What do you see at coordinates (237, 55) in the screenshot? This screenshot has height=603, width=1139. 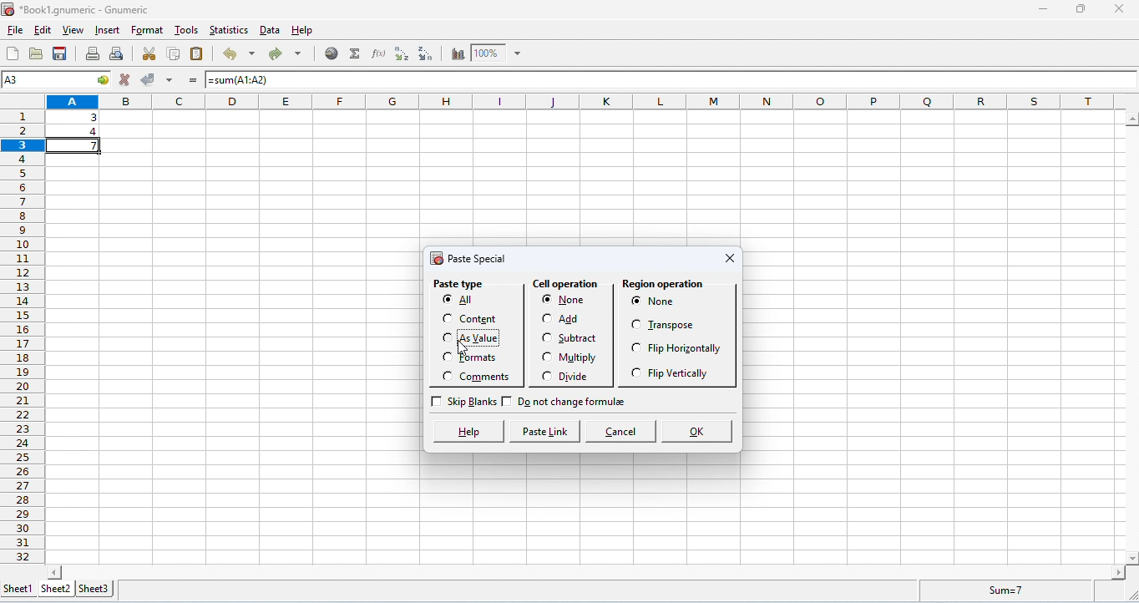 I see `undo` at bounding box center [237, 55].